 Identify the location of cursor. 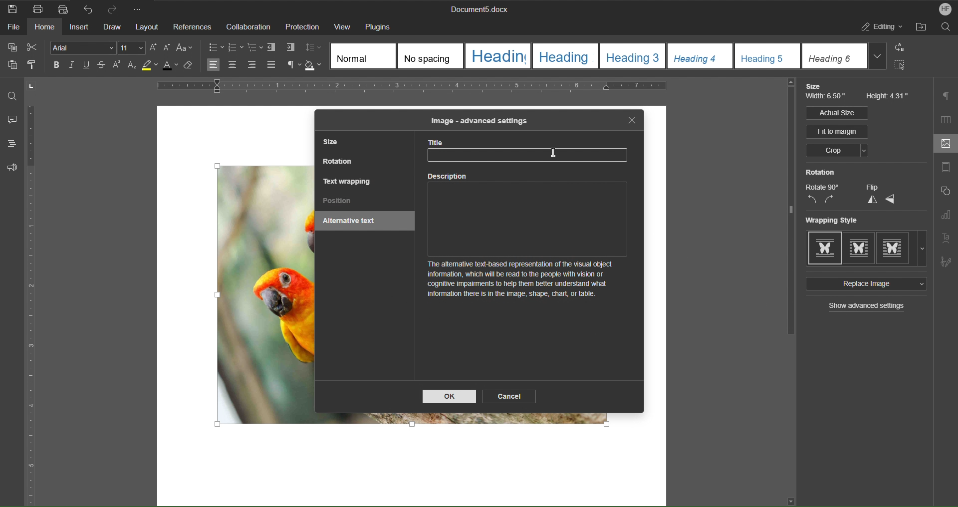
(550, 153).